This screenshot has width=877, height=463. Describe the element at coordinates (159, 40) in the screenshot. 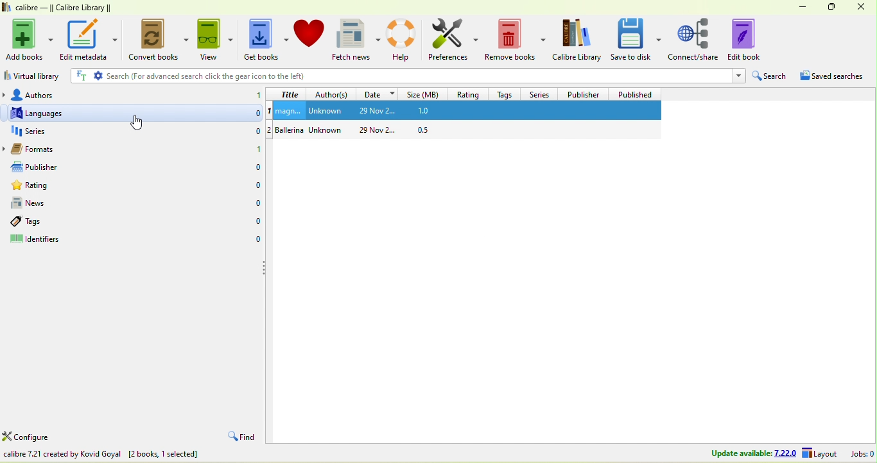

I see `convert books` at that location.